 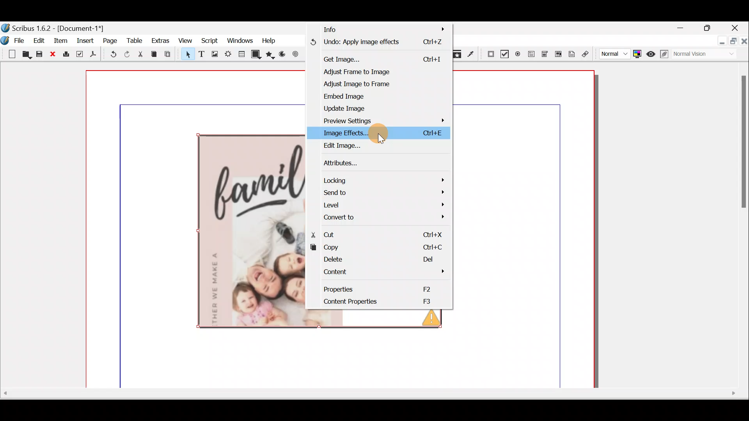 I want to click on Arc, so click(x=283, y=55).